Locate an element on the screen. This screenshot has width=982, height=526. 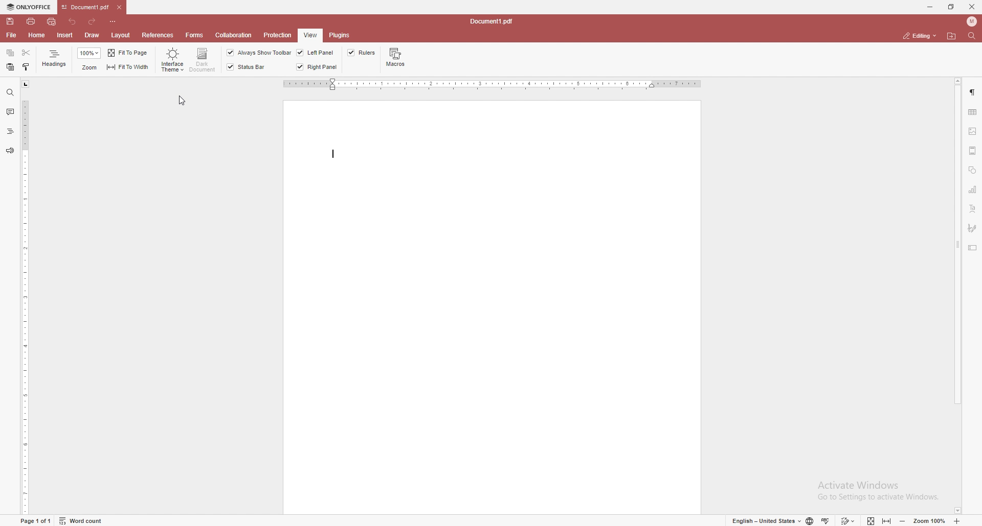
comment is located at coordinates (10, 112).